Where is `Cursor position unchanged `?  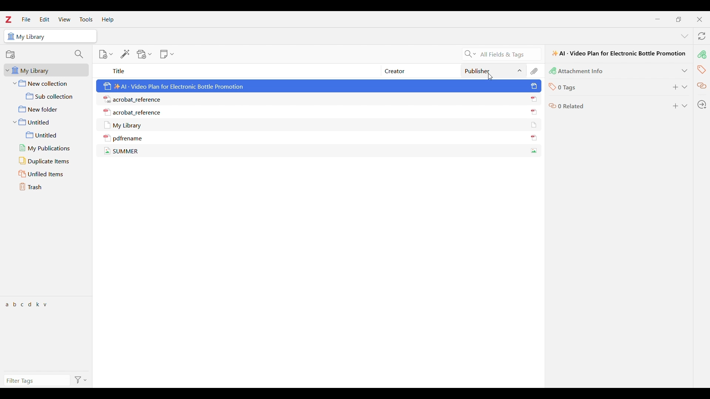
Cursor position unchanged  is located at coordinates (490, 77).